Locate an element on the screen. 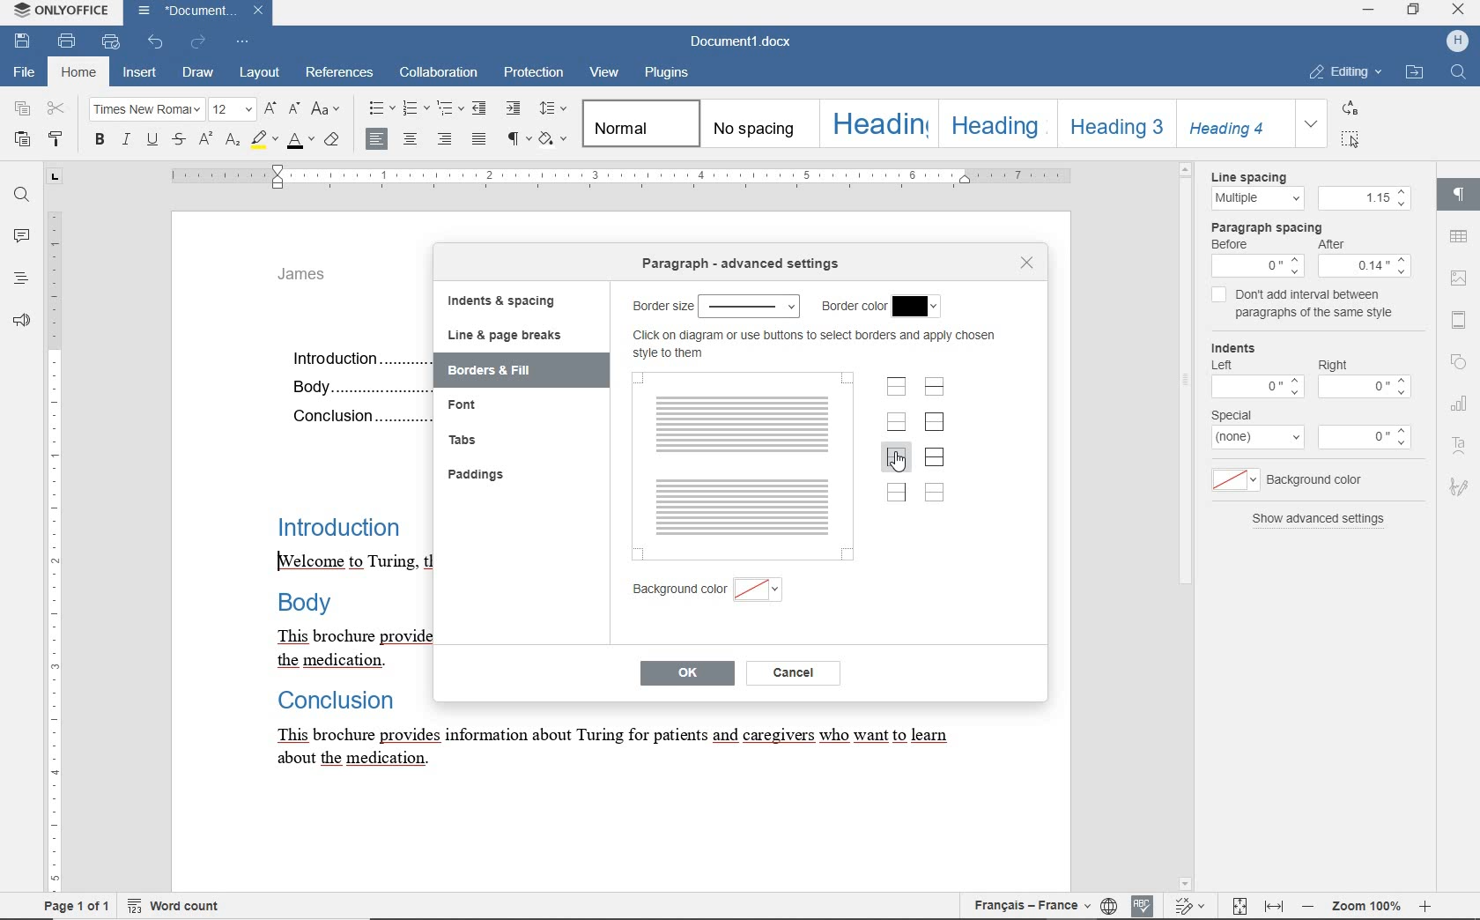 This screenshot has height=920, width=1480. referenes is located at coordinates (341, 73).